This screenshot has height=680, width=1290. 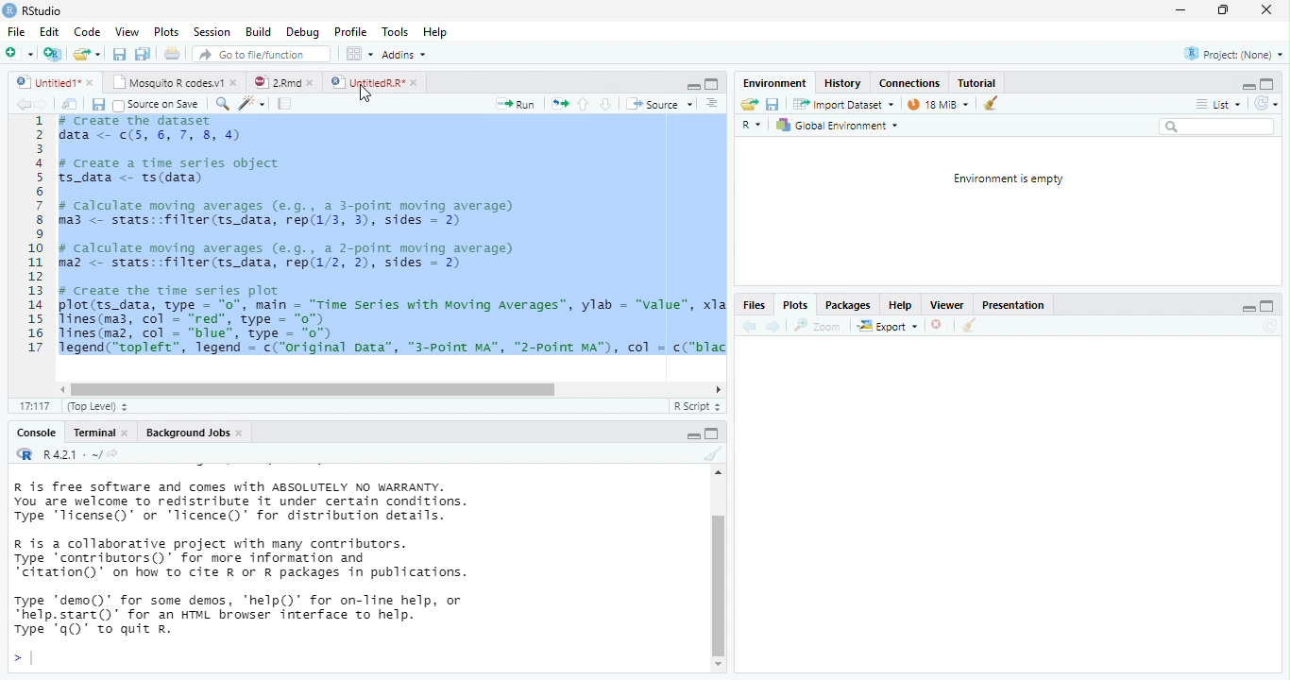 I want to click on Session, so click(x=212, y=31).